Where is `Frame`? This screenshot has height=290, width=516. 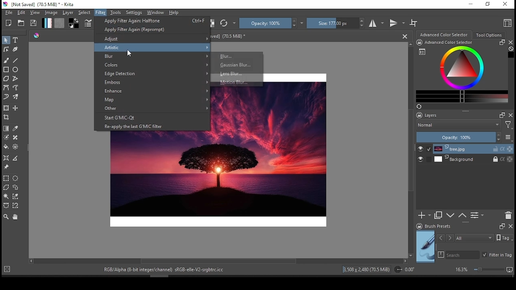 Frame is located at coordinates (500, 226).